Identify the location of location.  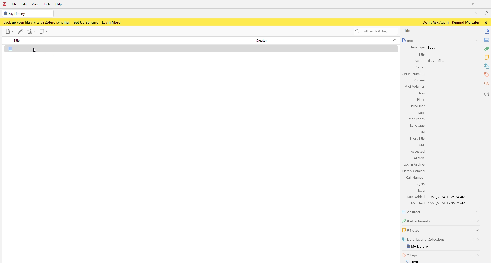
(486, 94).